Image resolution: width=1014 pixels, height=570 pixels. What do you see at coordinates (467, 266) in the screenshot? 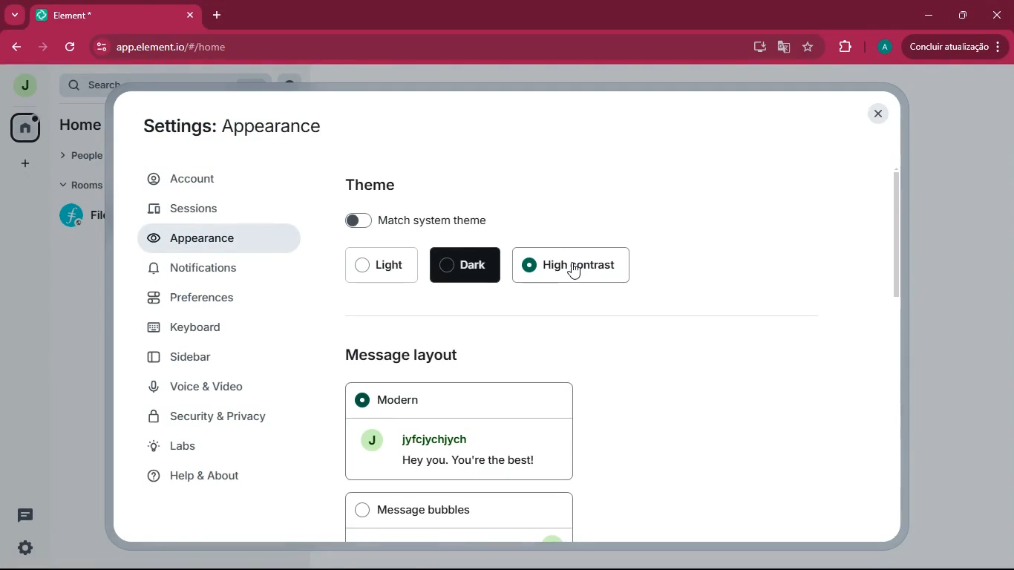
I see `dark` at bounding box center [467, 266].